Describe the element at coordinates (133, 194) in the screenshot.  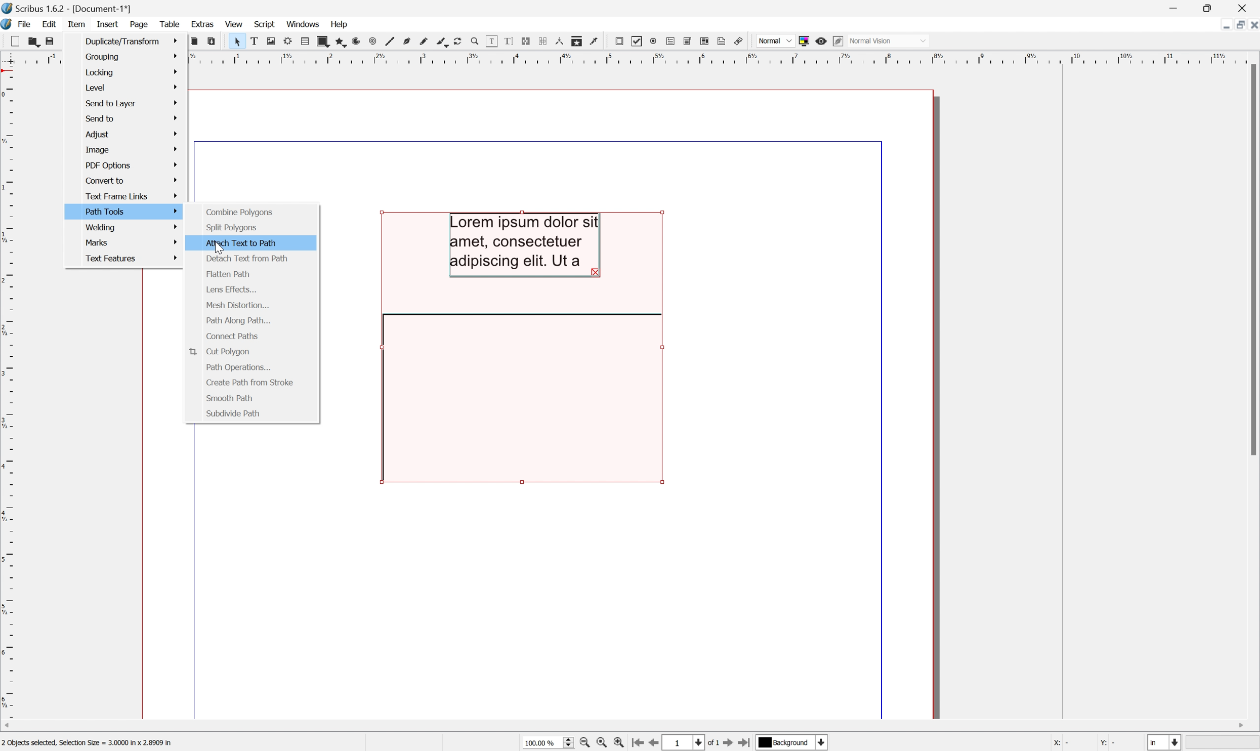
I see `Text frame links` at that location.